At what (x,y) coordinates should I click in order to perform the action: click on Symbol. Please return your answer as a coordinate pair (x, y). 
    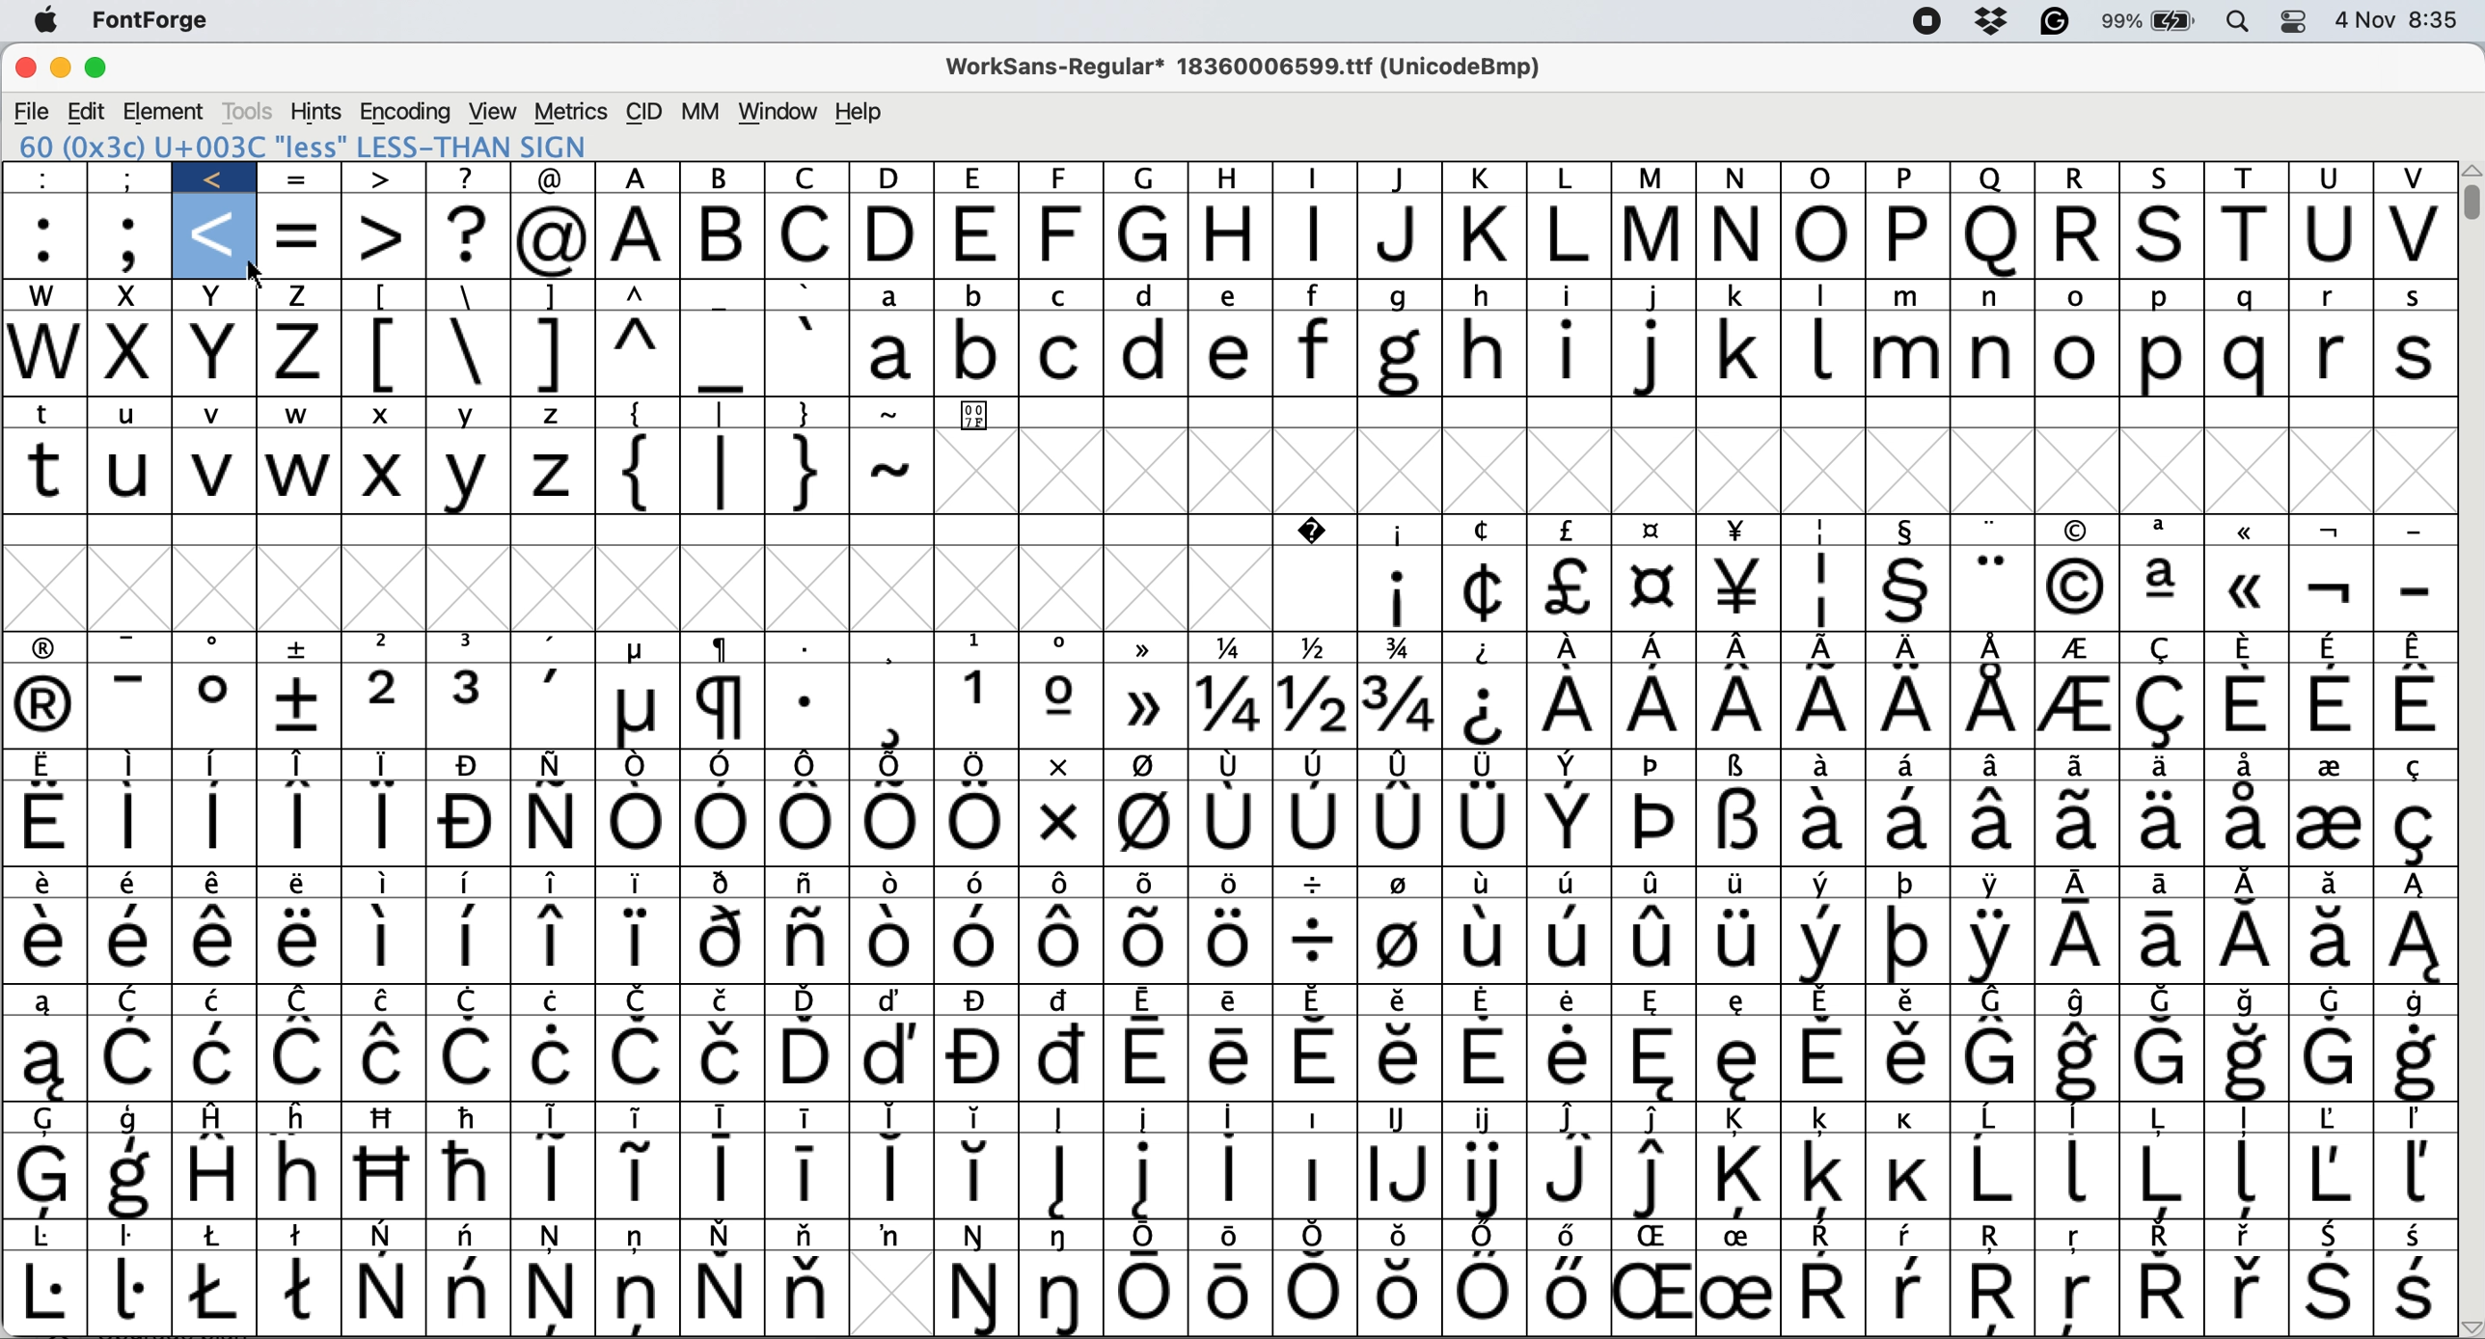
    Looking at the image, I should click on (1825, 528).